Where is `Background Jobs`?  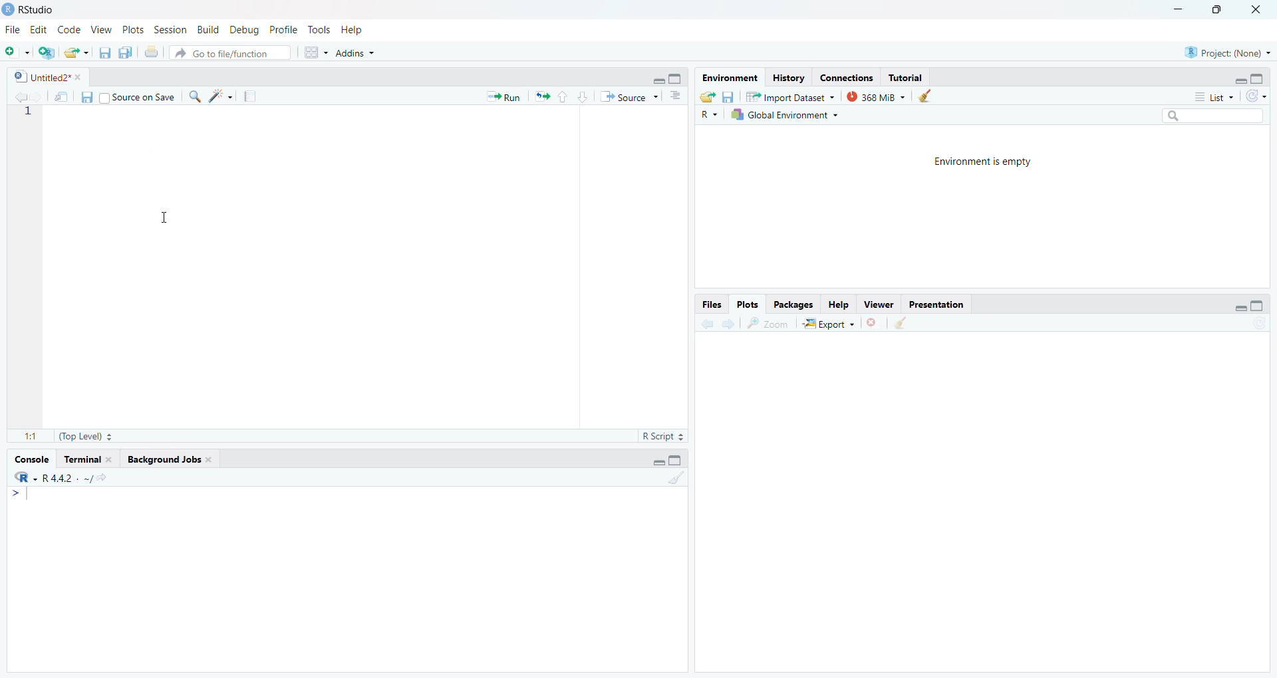 Background Jobs is located at coordinates (170, 460).